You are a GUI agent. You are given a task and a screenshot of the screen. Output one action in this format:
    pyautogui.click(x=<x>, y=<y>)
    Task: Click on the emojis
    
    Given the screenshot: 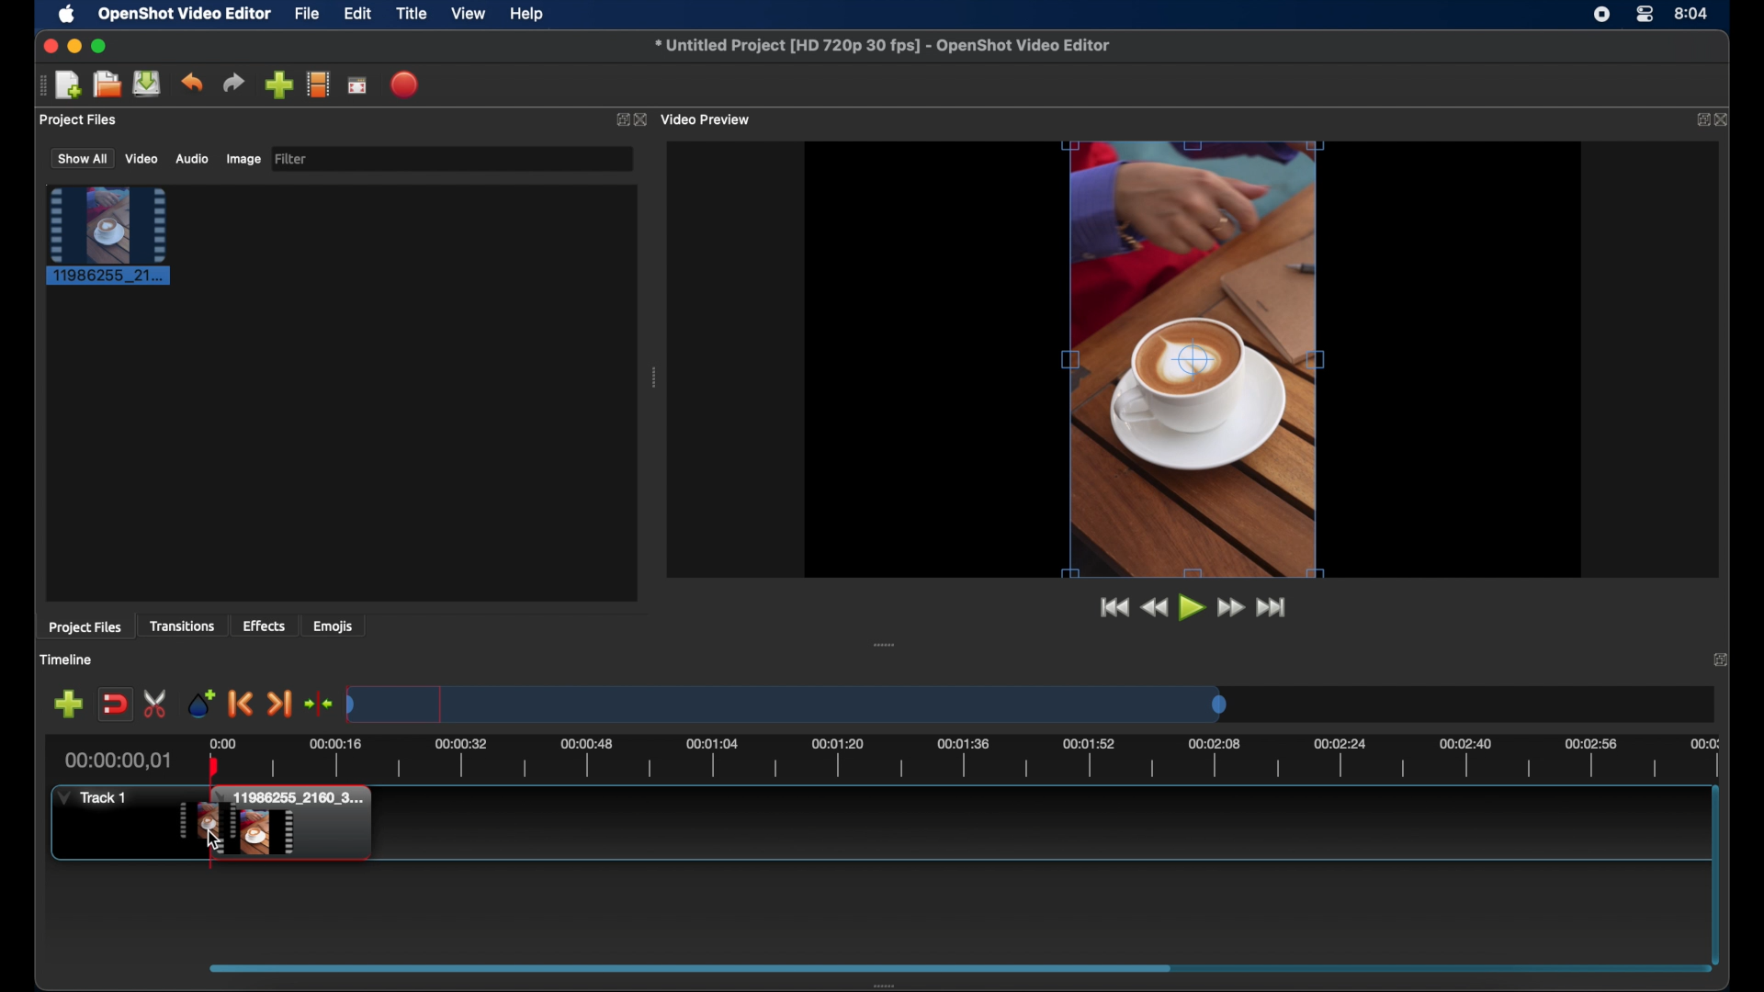 What is the action you would take?
    pyautogui.click(x=334, y=627)
    